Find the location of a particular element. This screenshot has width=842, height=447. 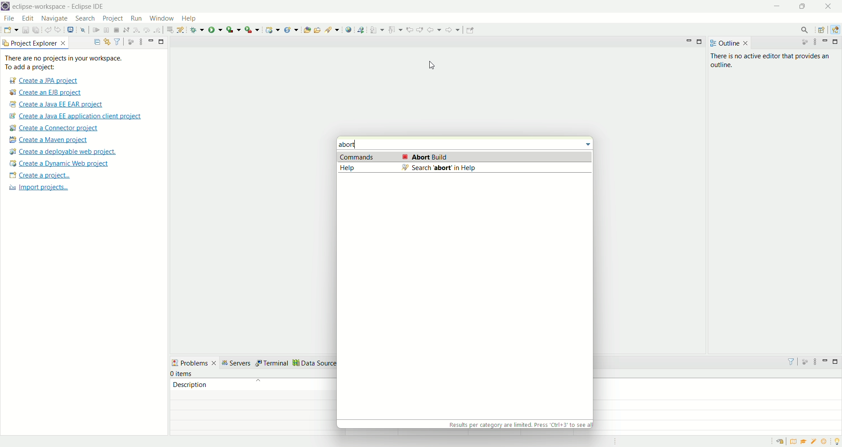

focus on active task is located at coordinates (804, 362).